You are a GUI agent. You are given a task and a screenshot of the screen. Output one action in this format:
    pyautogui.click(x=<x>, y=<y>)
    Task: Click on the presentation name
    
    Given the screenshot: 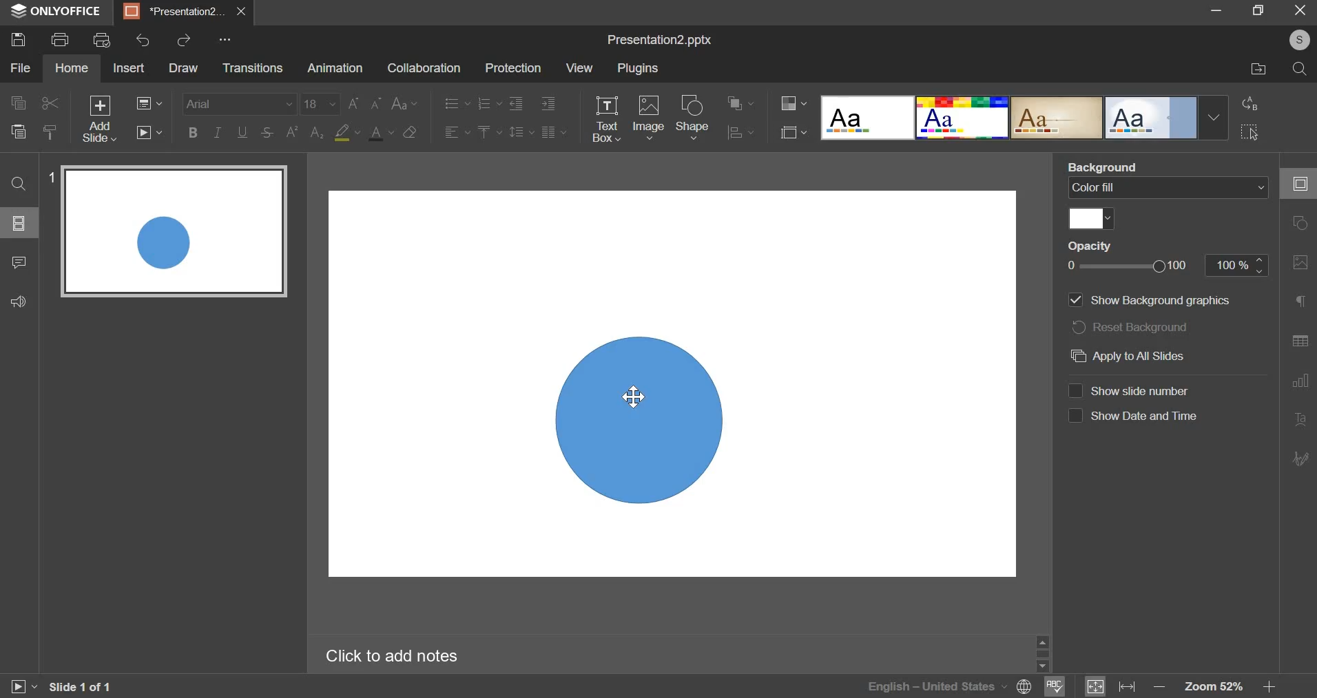 What is the action you would take?
    pyautogui.click(x=658, y=39)
    